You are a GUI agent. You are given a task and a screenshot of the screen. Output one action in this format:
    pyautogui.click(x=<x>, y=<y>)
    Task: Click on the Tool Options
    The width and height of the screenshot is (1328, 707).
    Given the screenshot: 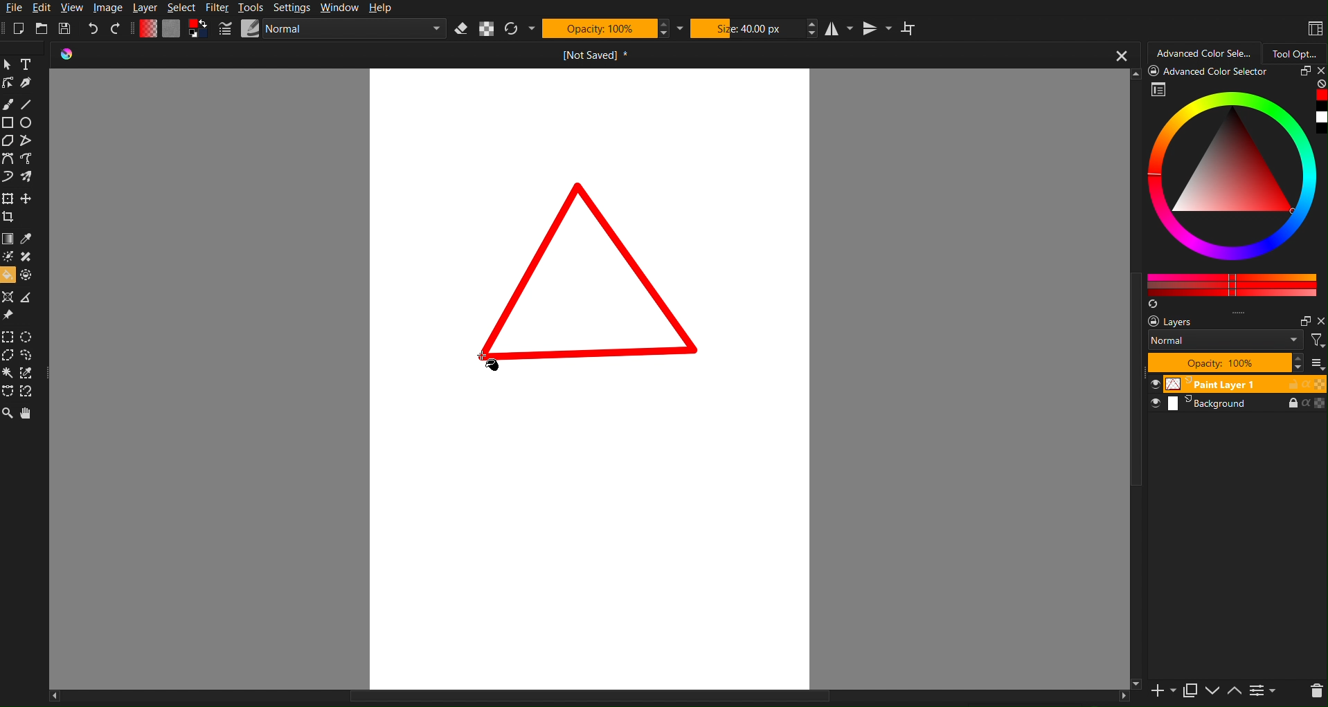 What is the action you would take?
    pyautogui.click(x=1298, y=51)
    